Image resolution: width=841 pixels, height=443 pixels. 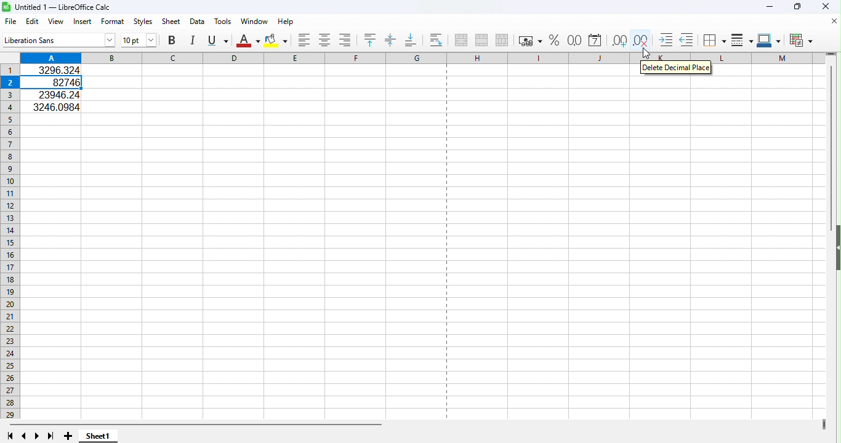 What do you see at coordinates (55, 22) in the screenshot?
I see `View` at bounding box center [55, 22].